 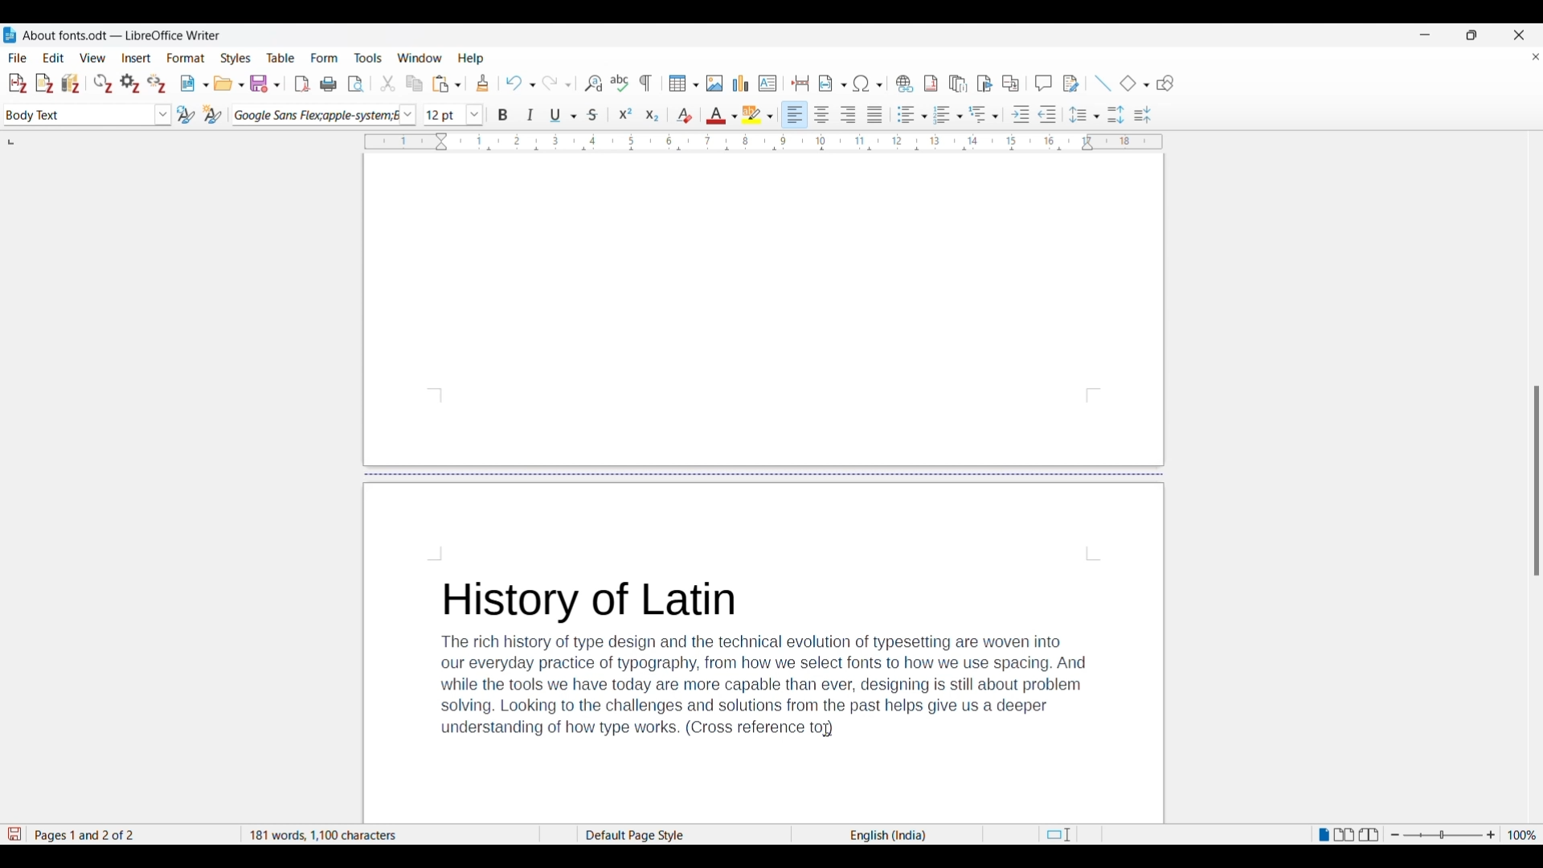 What do you see at coordinates (358, 84) in the screenshot?
I see `Toggle print preview` at bounding box center [358, 84].